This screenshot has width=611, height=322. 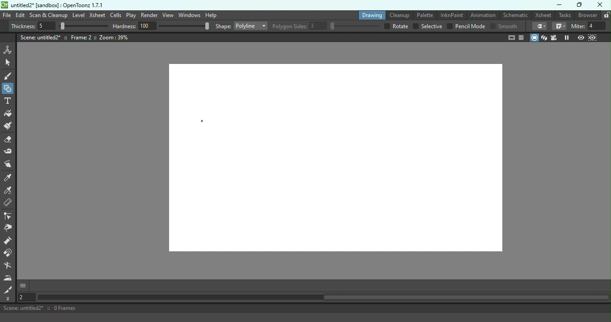 I want to click on Set the current frame, so click(x=26, y=298).